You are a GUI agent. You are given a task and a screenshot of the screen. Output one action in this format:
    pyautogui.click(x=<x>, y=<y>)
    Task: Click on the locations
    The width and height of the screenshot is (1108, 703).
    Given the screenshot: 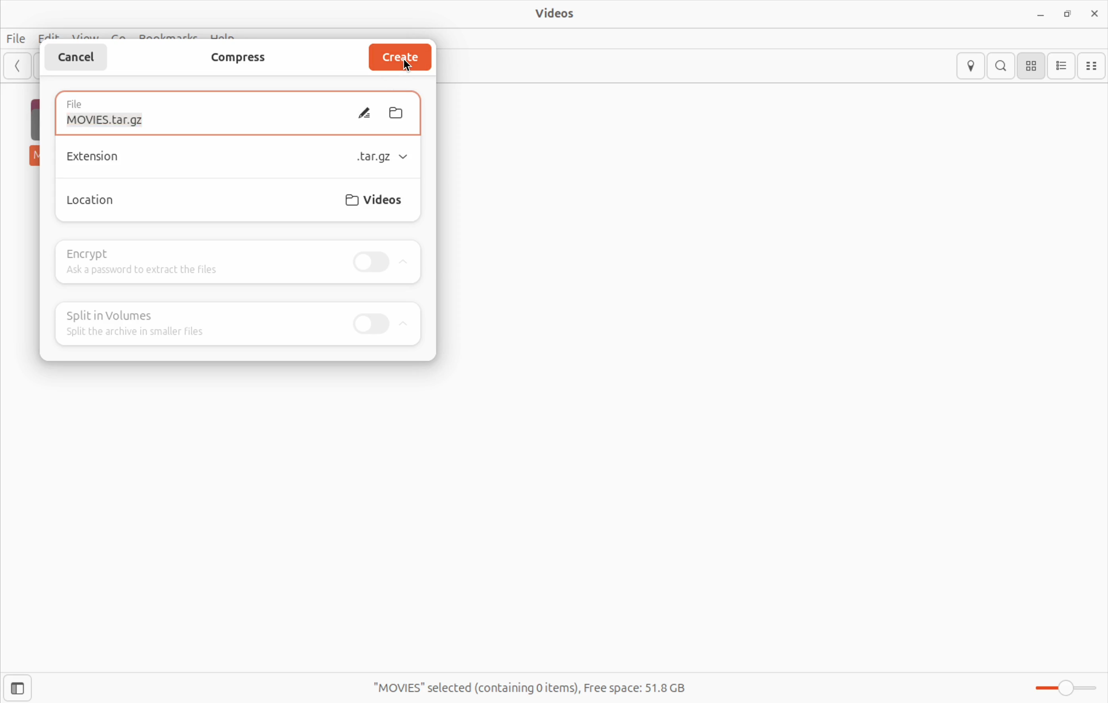 What is the action you would take?
    pyautogui.click(x=972, y=65)
    